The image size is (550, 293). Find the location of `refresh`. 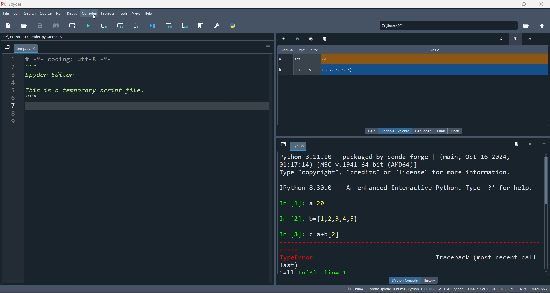

refresh is located at coordinates (528, 39).